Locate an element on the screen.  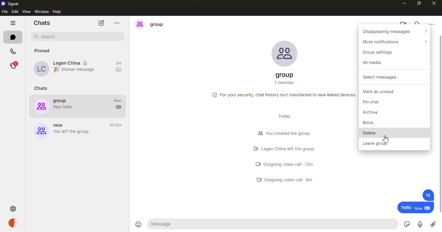
video call logo is located at coordinates (259, 180).